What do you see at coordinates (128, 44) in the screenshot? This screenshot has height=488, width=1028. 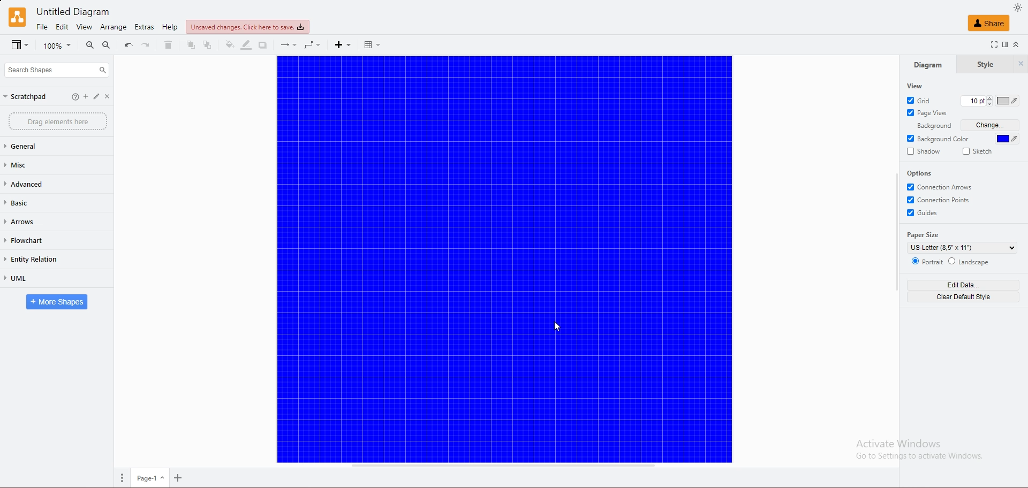 I see `undo` at bounding box center [128, 44].